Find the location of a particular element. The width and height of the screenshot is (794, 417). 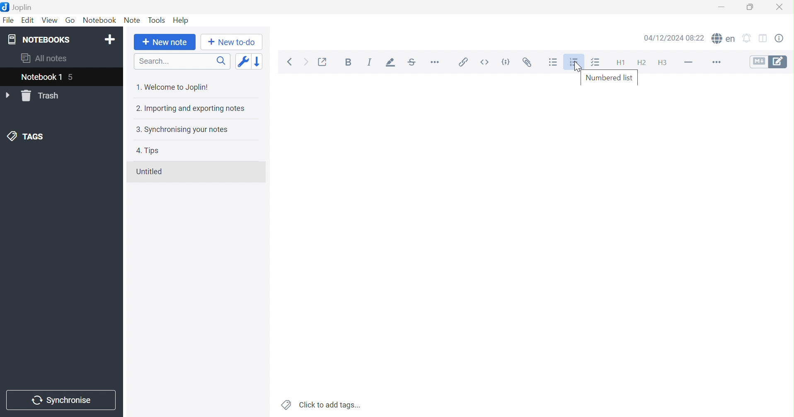

Notebook 1 is located at coordinates (41, 78).